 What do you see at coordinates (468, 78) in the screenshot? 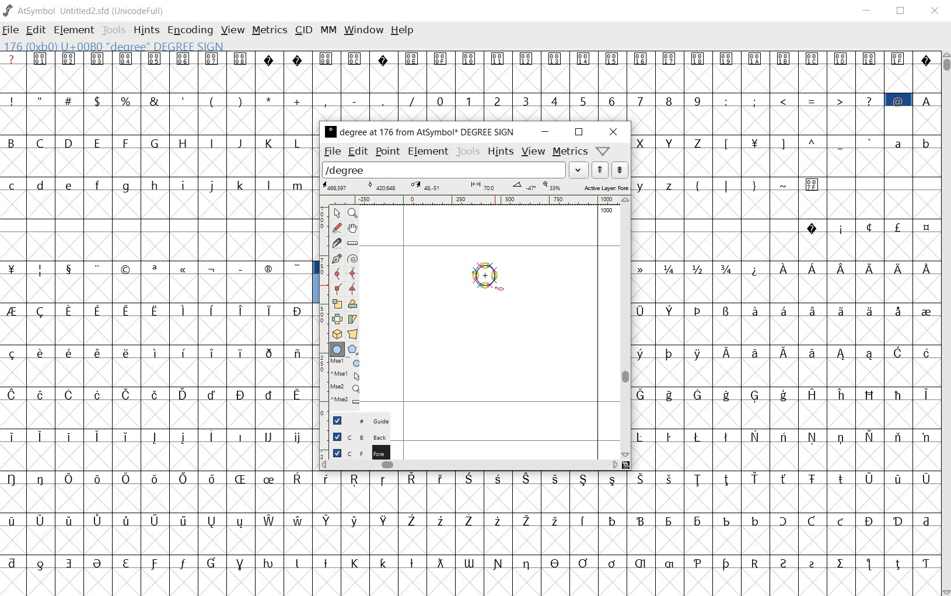
I see `empty glyph slots` at bounding box center [468, 78].